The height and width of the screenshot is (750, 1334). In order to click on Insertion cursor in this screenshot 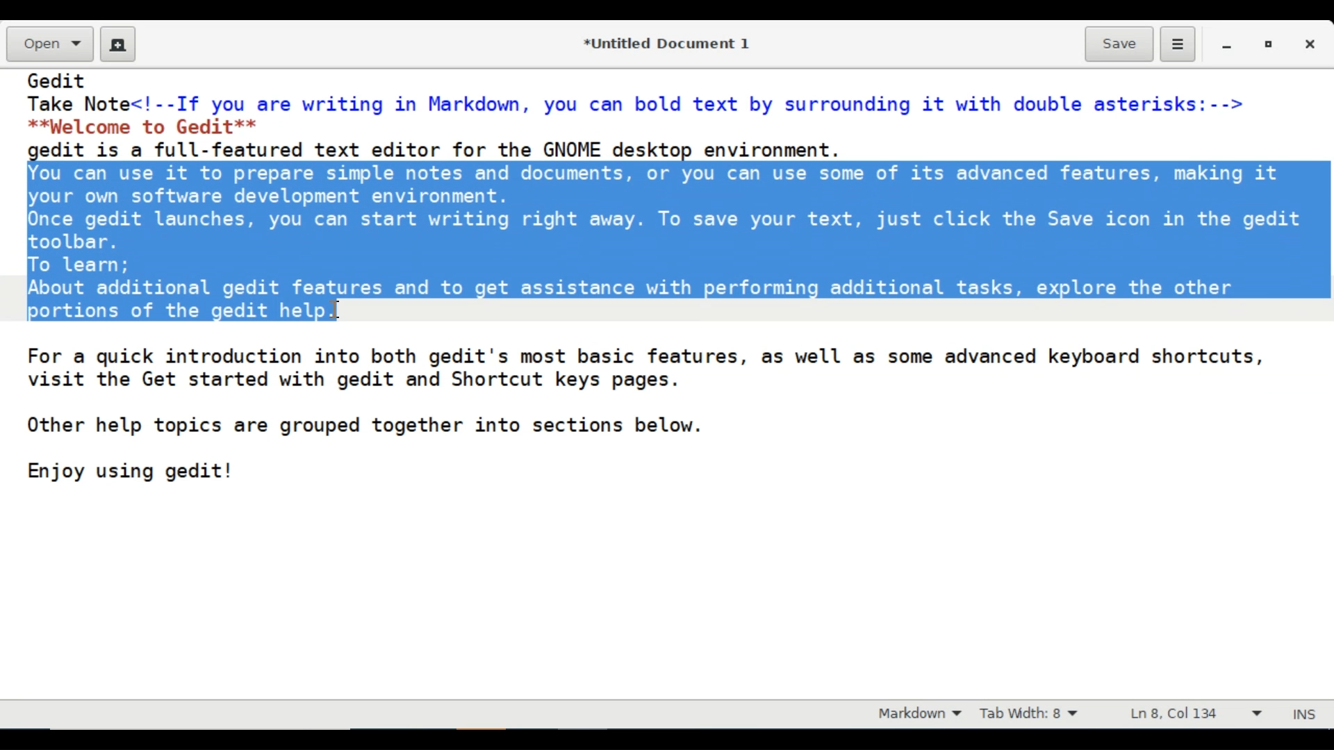, I will do `click(337, 308)`.